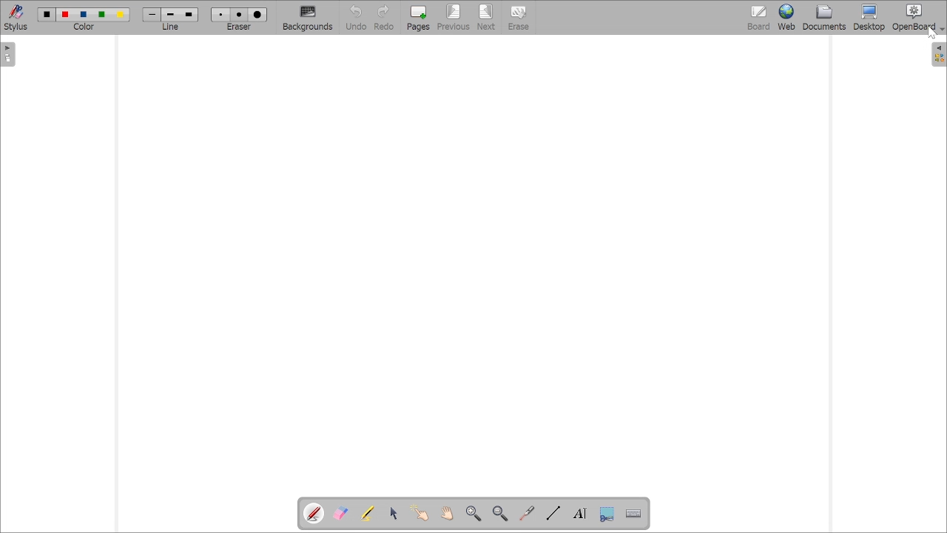 The image size is (947, 533). I want to click on Write text, so click(579, 514).